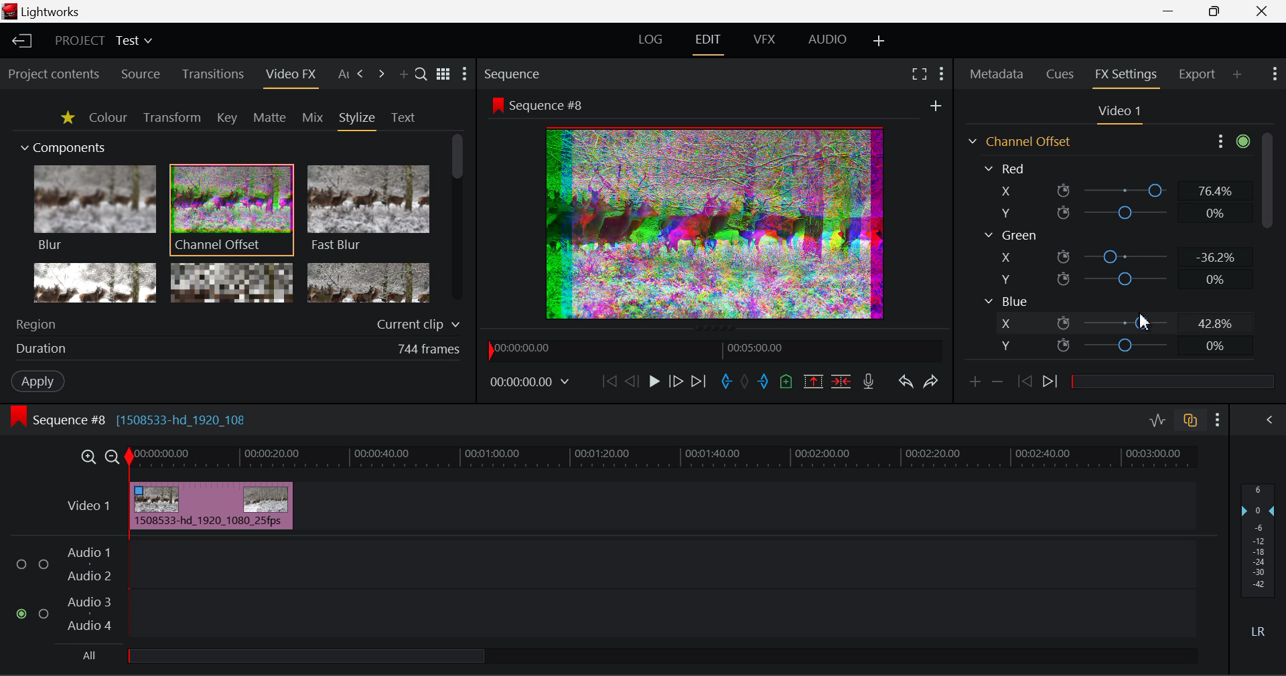 The image size is (1286, 676). What do you see at coordinates (226, 118) in the screenshot?
I see `Key` at bounding box center [226, 118].